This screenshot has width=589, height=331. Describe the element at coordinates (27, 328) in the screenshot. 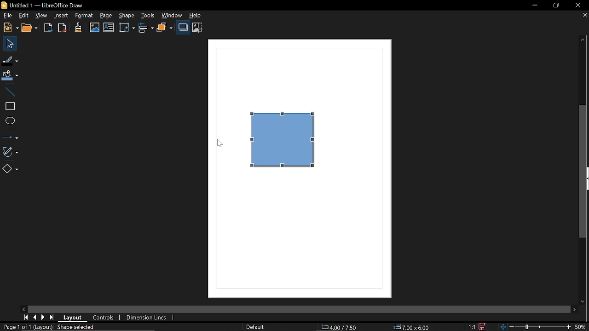

I see `Current page` at that location.